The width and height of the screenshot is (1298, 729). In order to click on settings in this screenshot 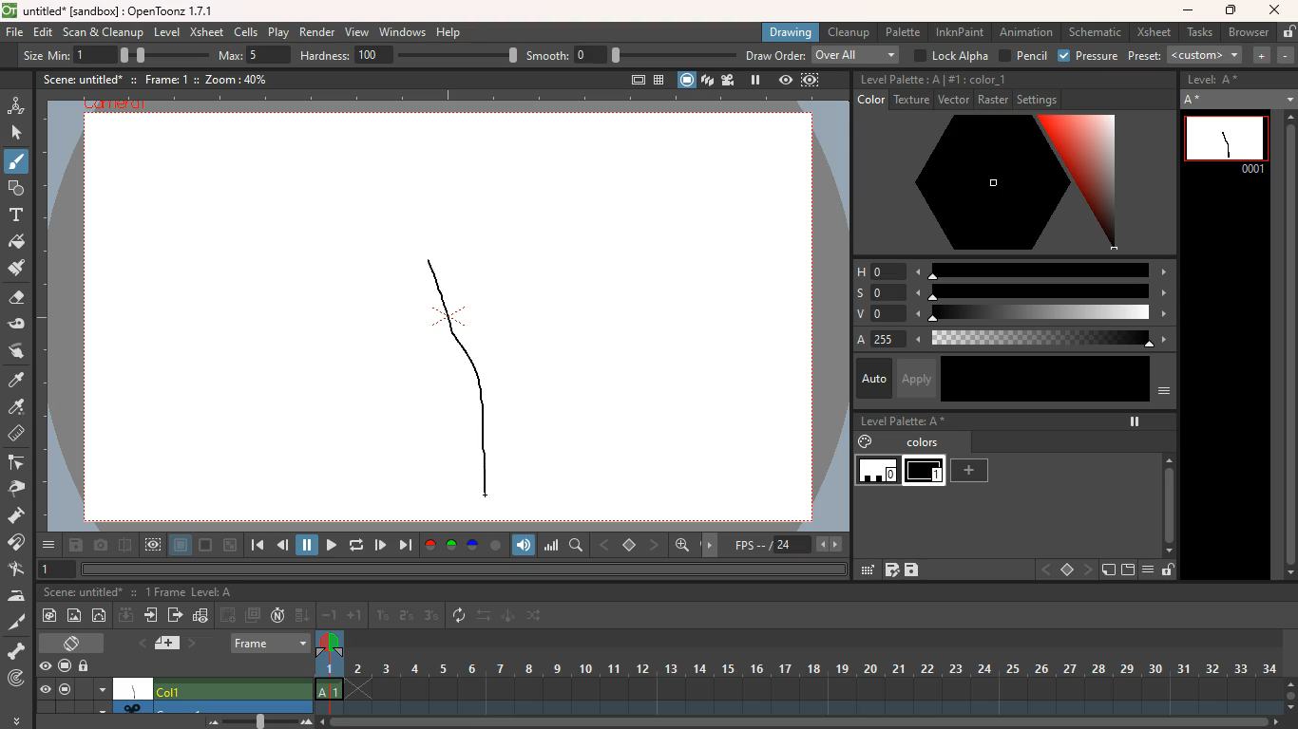, I will do `click(1040, 100)`.